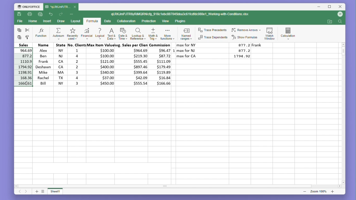 This screenshot has width=356, height=200. What do you see at coordinates (214, 50) in the screenshot?
I see `max for NJ 877.2` at bounding box center [214, 50].